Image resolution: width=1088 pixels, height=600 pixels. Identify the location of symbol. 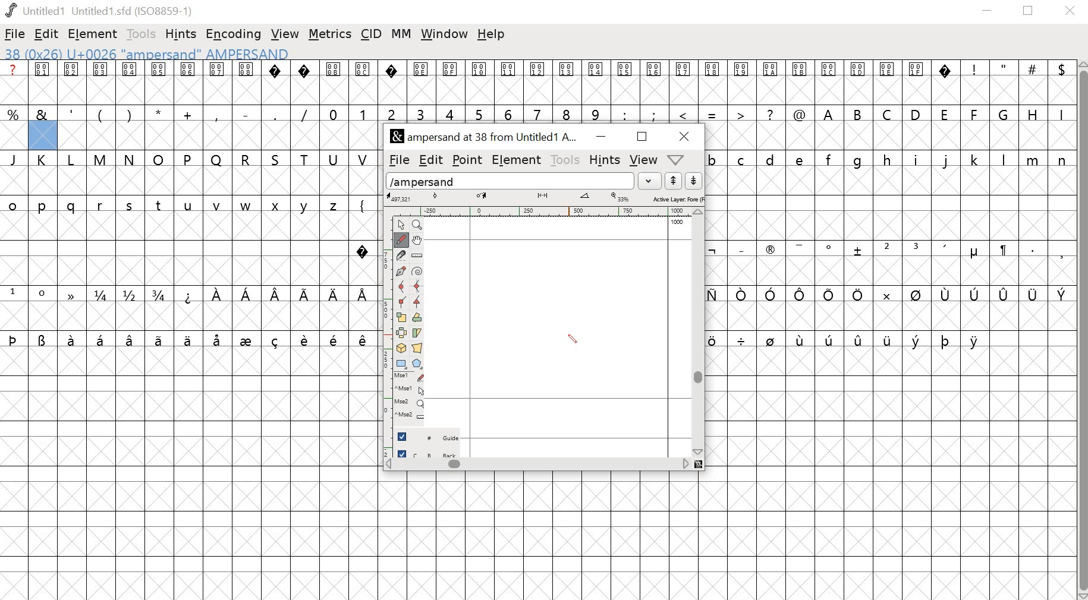
(976, 294).